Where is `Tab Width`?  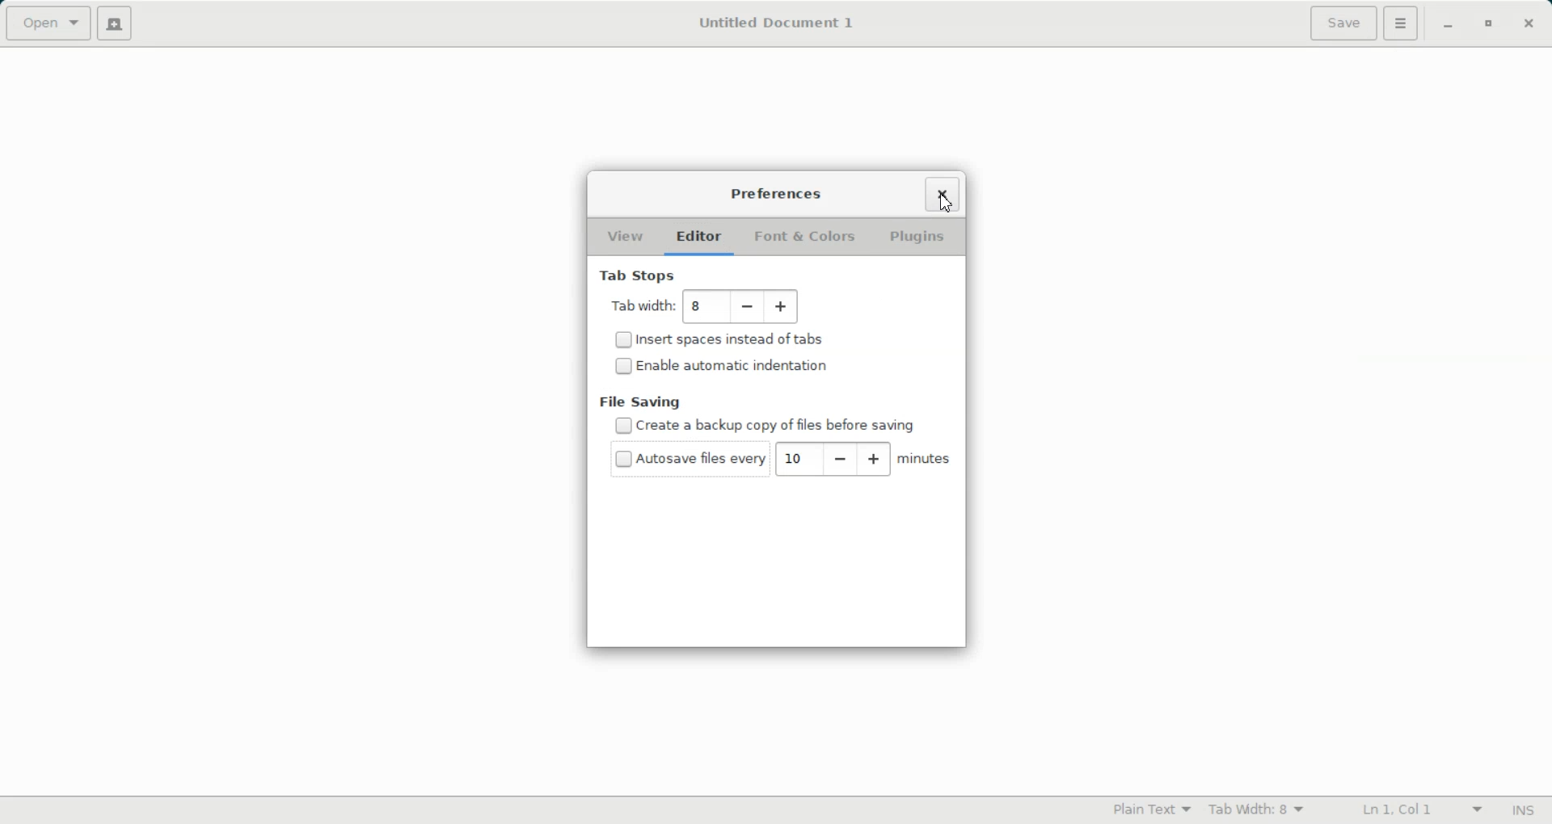
Tab Width is located at coordinates (1255, 809).